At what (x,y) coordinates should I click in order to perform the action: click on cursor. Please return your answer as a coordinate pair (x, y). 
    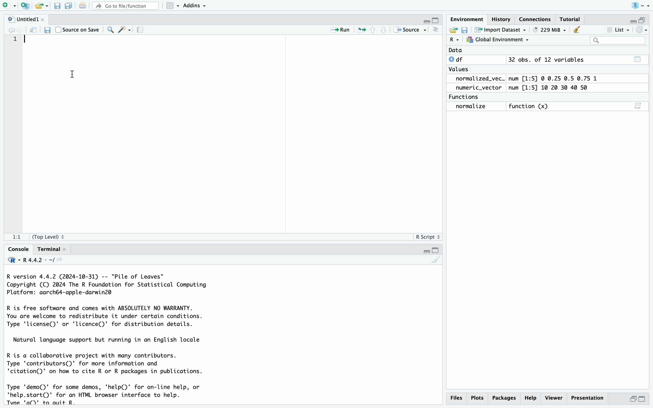
    Looking at the image, I should click on (73, 75).